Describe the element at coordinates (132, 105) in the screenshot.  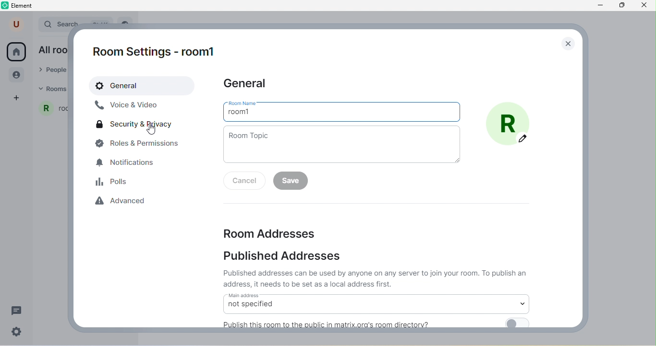
I see `voice & video` at that location.